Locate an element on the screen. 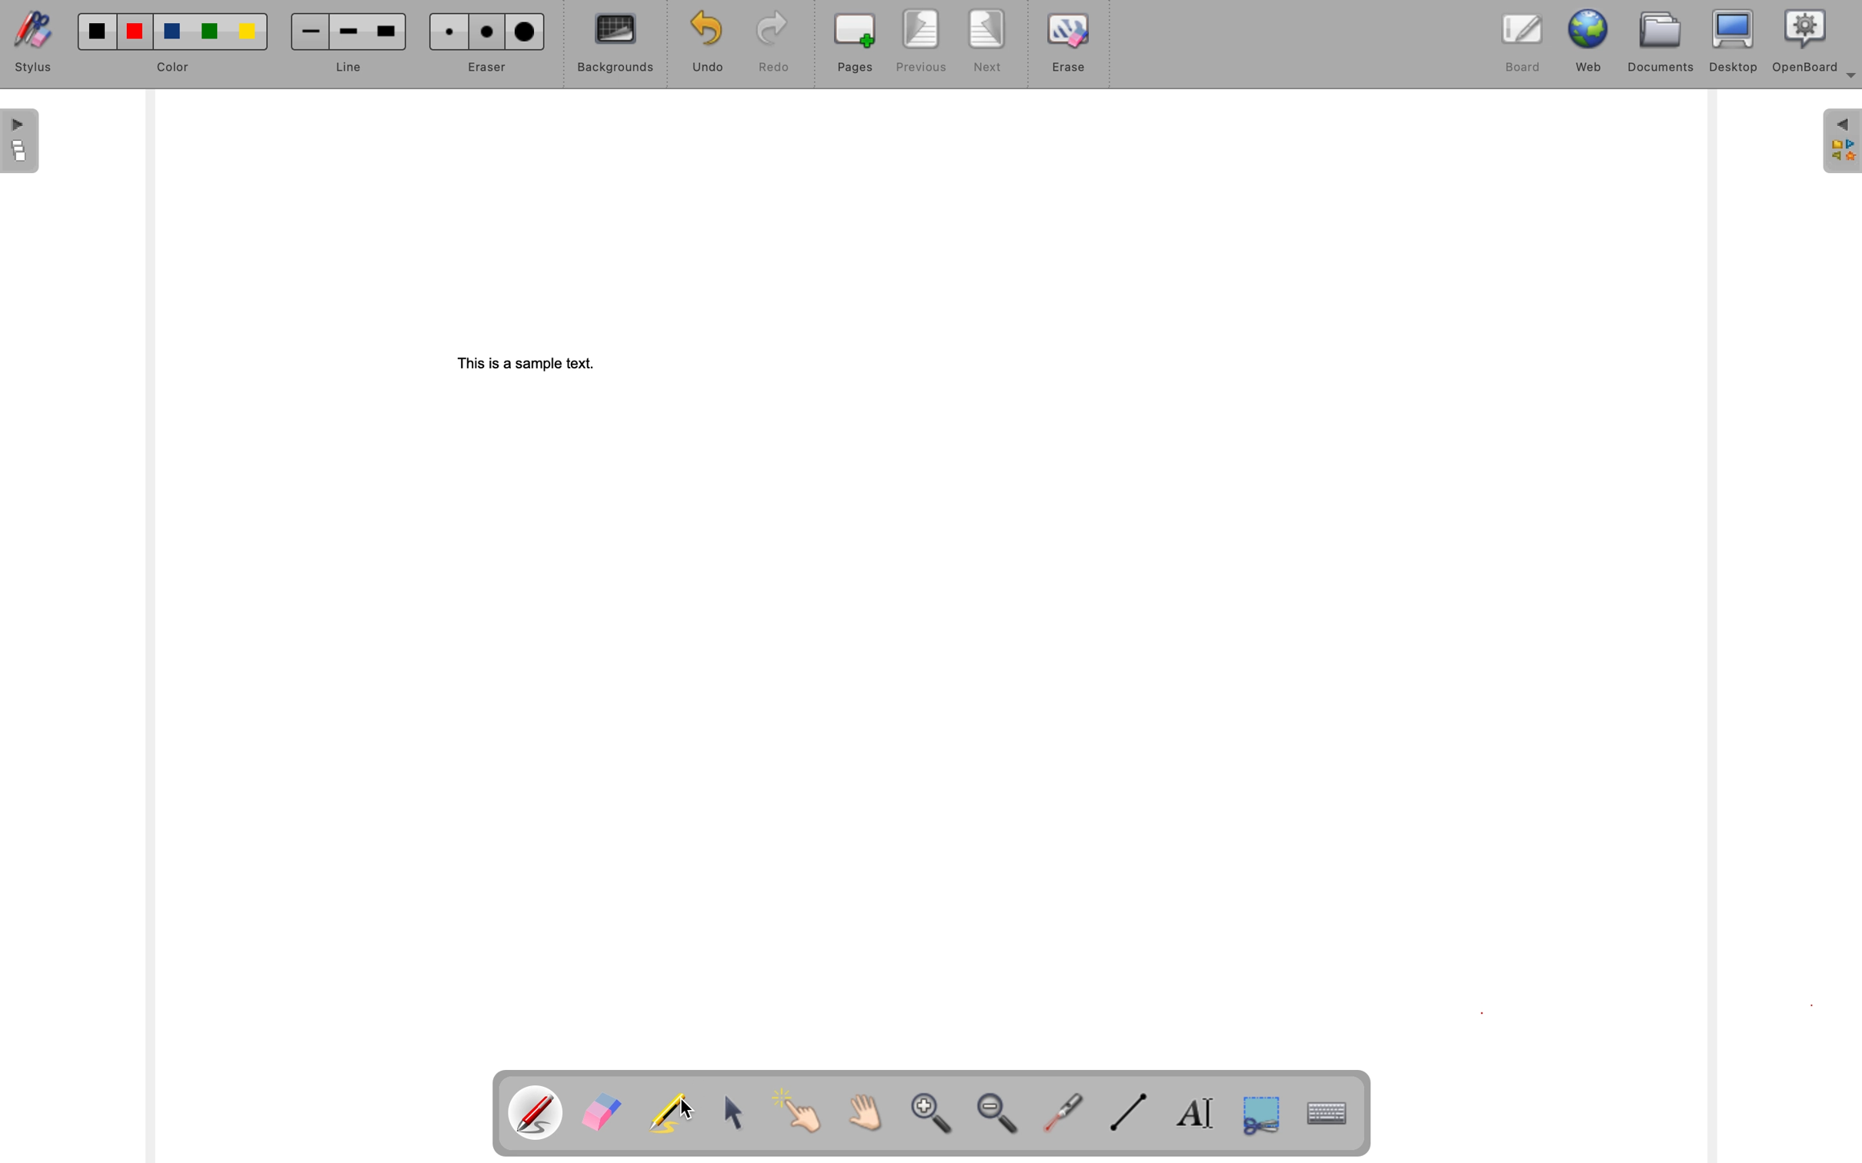 This screenshot has height=1163, width=1862. The library (right panel) is located at coordinates (1842, 142).